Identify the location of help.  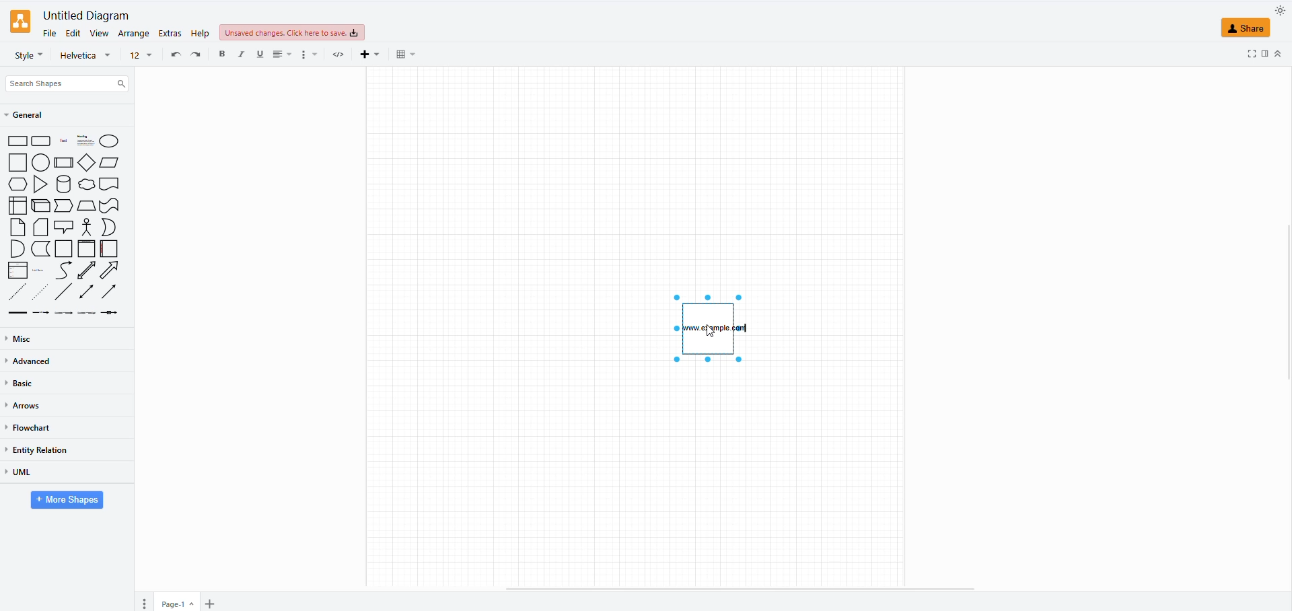
(201, 32).